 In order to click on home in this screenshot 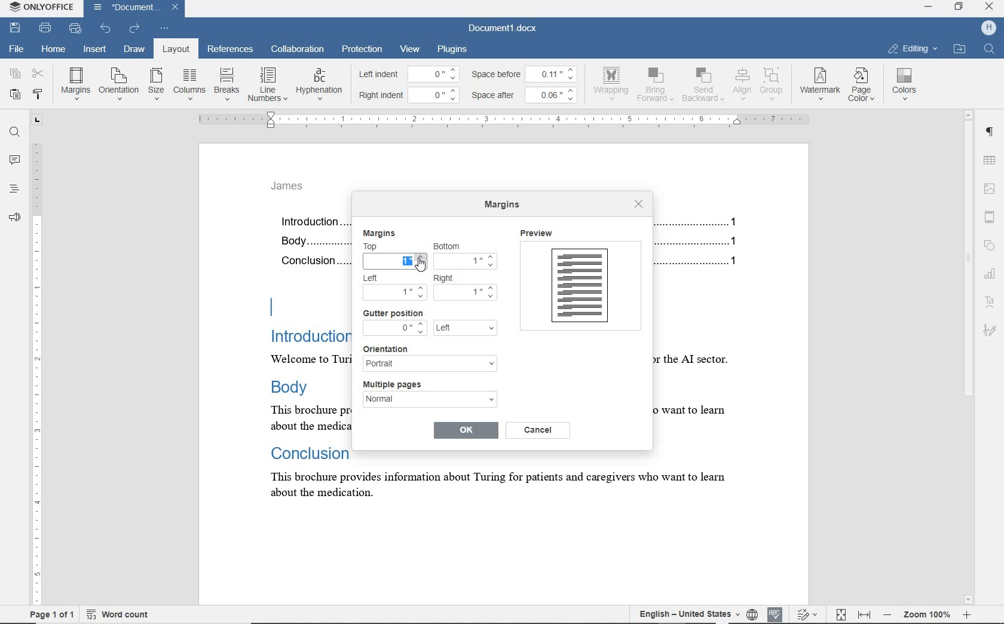, I will do `click(51, 50)`.